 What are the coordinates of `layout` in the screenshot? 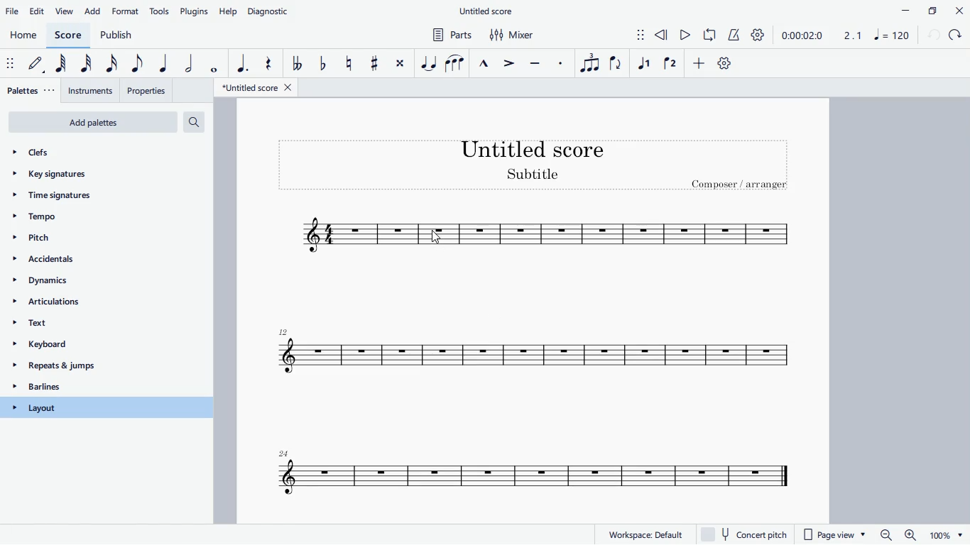 It's located at (96, 408).